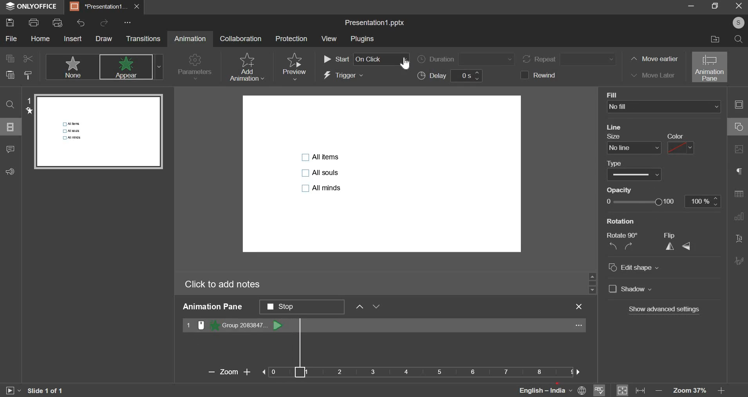 This screenshot has height=397, width=748. Describe the element at coordinates (241, 38) in the screenshot. I see `collaboration` at that location.